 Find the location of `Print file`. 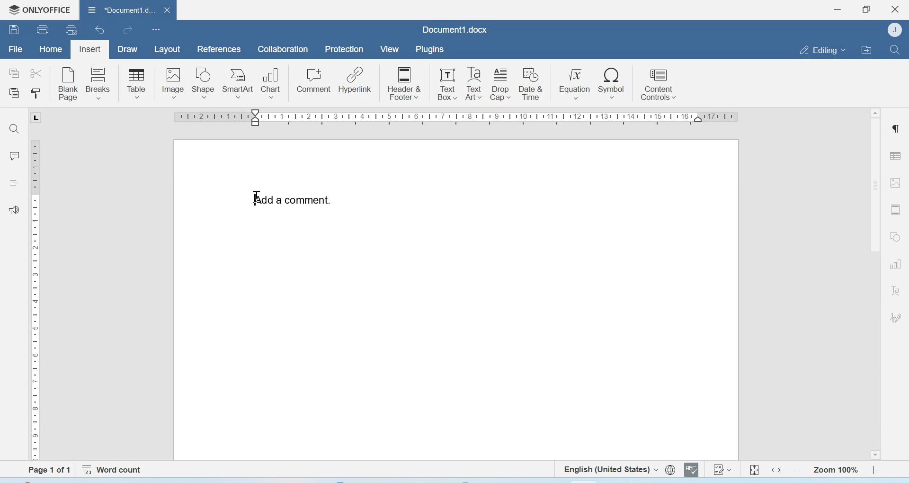

Print file is located at coordinates (44, 29).